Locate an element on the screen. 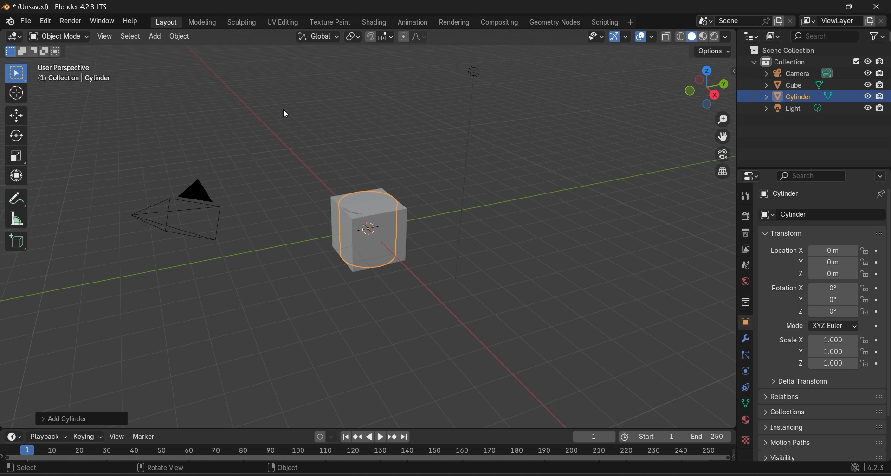  output is located at coordinates (746, 233).